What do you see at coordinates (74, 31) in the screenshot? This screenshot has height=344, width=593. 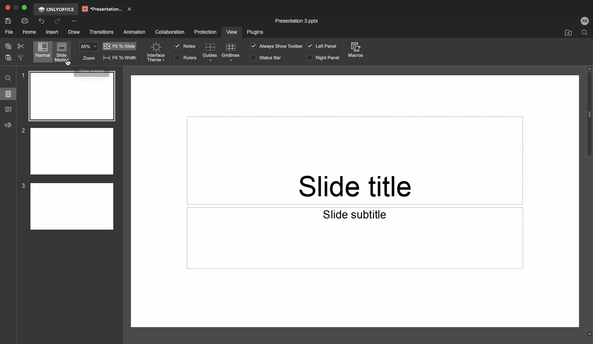 I see `Draw` at bounding box center [74, 31].